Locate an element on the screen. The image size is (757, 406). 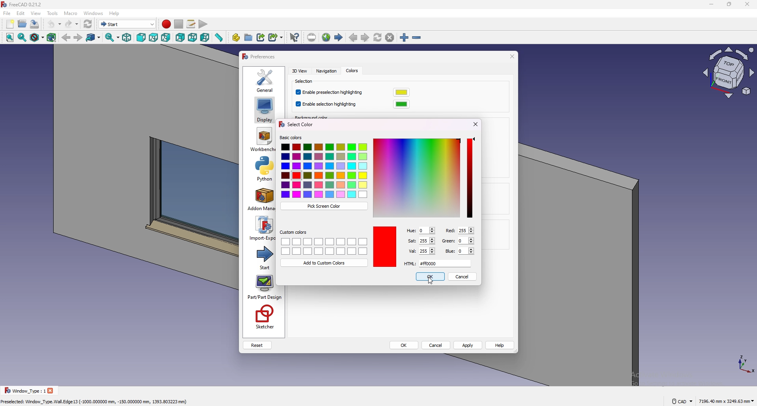
make sub link is located at coordinates (276, 37).